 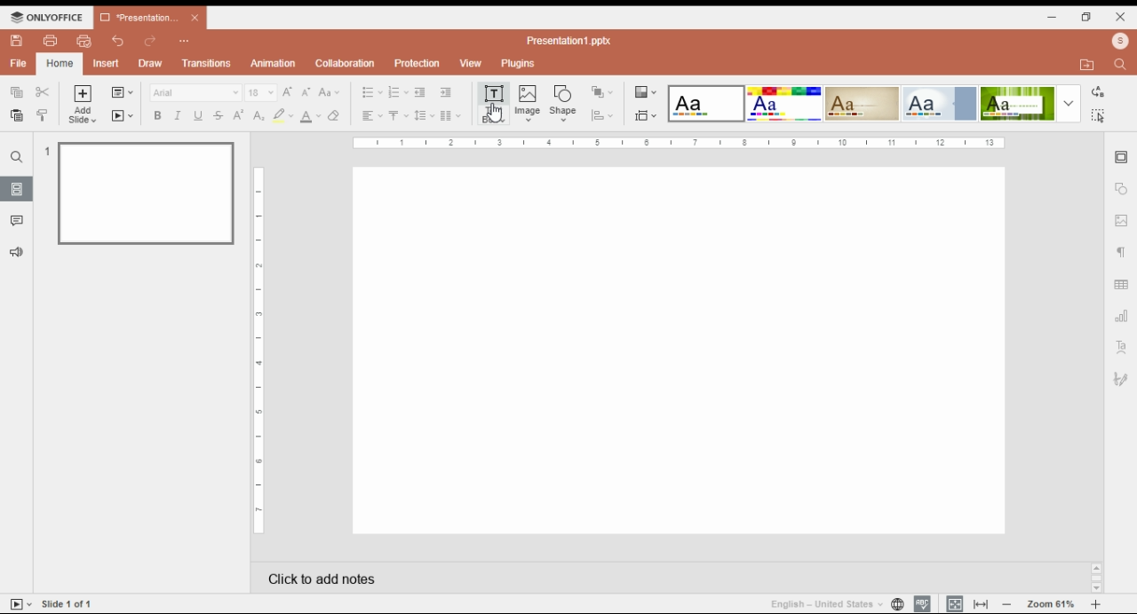 What do you see at coordinates (1017, 104) in the screenshot?
I see `color theme` at bounding box center [1017, 104].